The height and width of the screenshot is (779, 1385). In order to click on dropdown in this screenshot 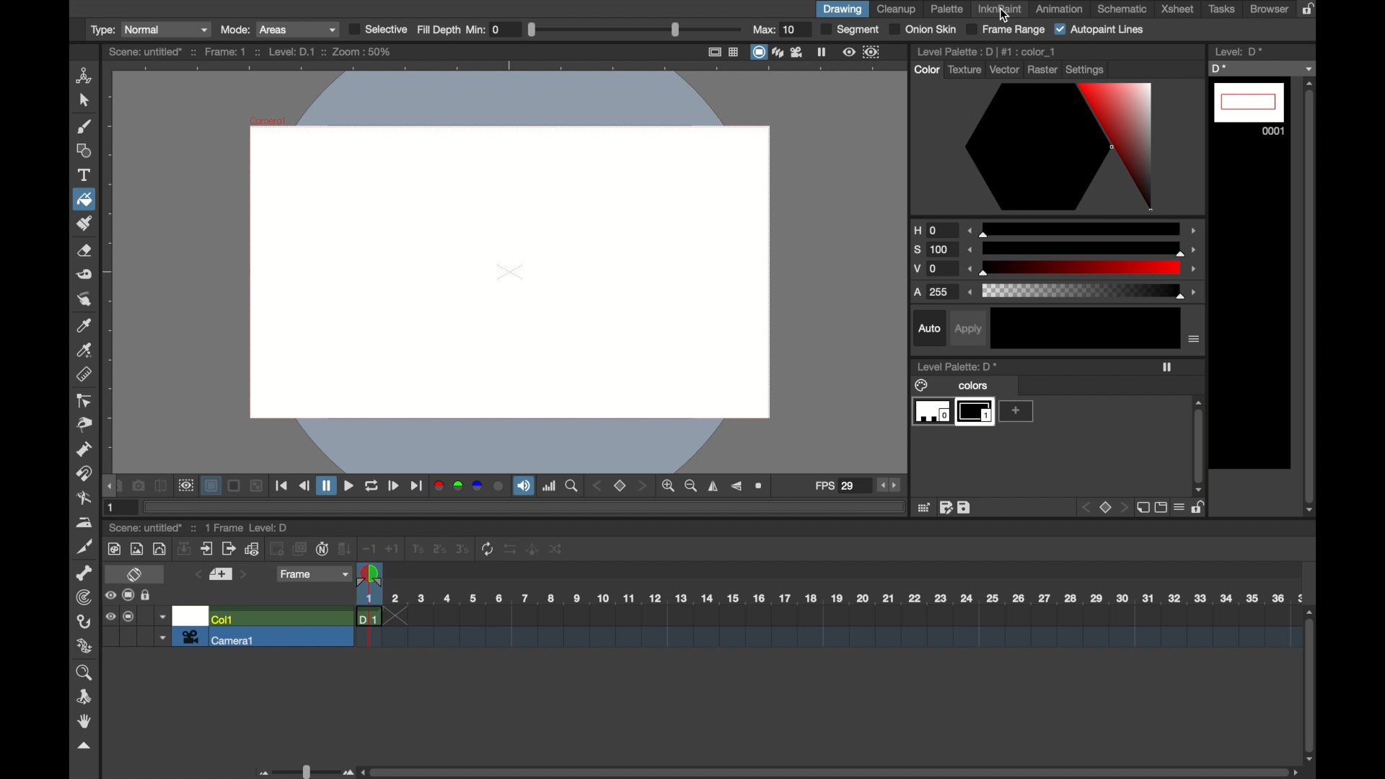, I will do `click(162, 616)`.